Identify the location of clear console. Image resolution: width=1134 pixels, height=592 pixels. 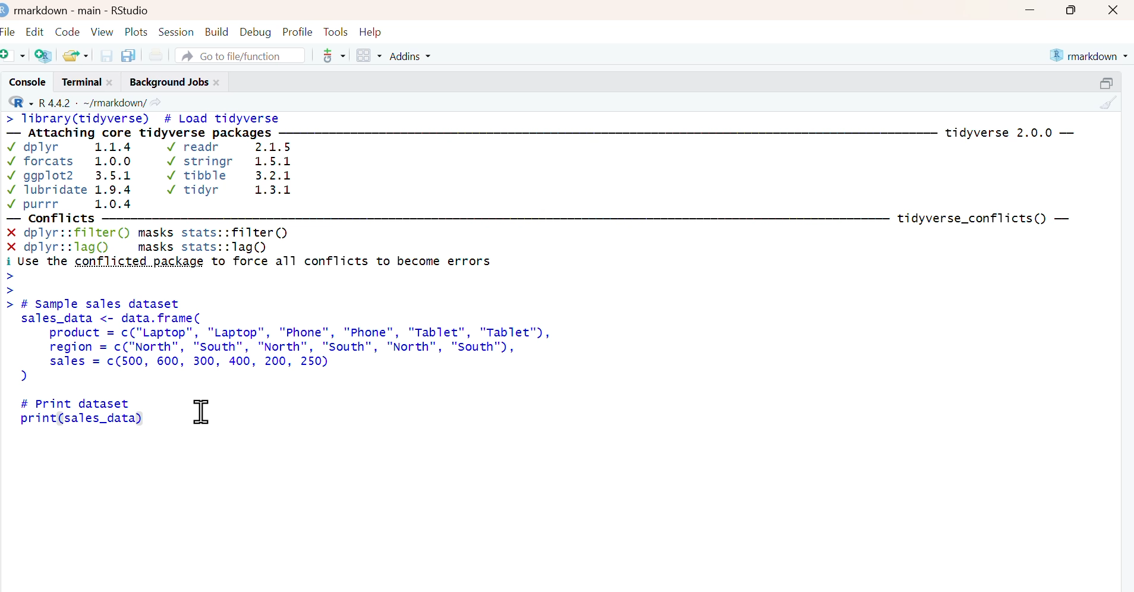
(1110, 102).